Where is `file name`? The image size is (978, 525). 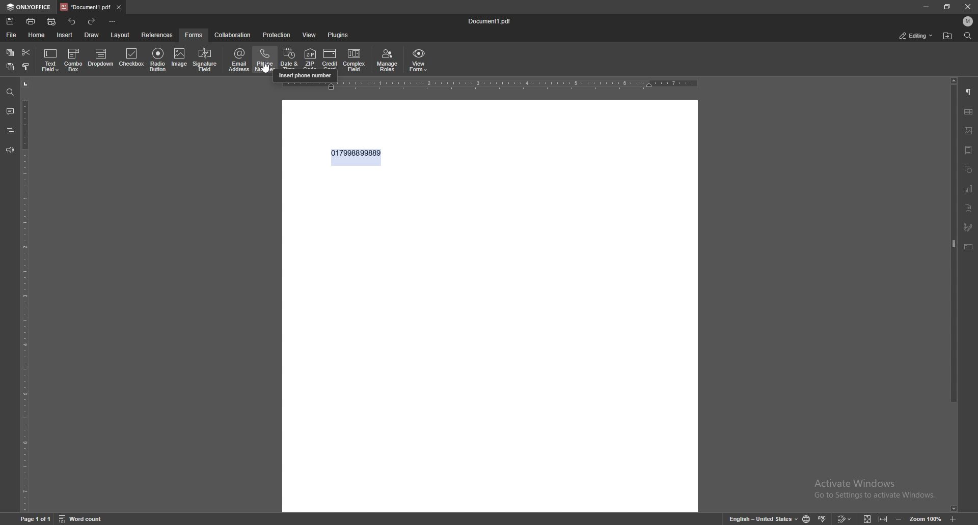 file name is located at coordinates (489, 22).